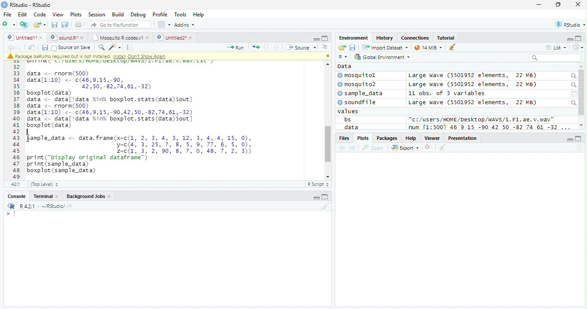 This screenshot has height=309, width=587. Describe the element at coordinates (16, 120) in the screenshot. I see `Numbering line` at that location.